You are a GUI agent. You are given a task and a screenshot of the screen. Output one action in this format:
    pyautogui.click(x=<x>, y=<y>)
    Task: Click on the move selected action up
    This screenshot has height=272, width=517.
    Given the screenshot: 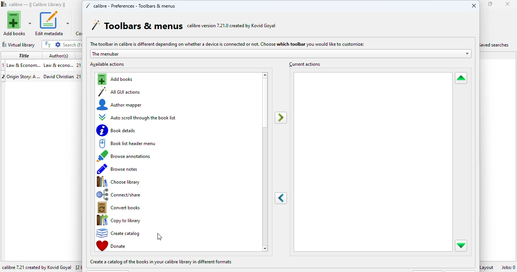 What is the action you would take?
    pyautogui.click(x=461, y=79)
    